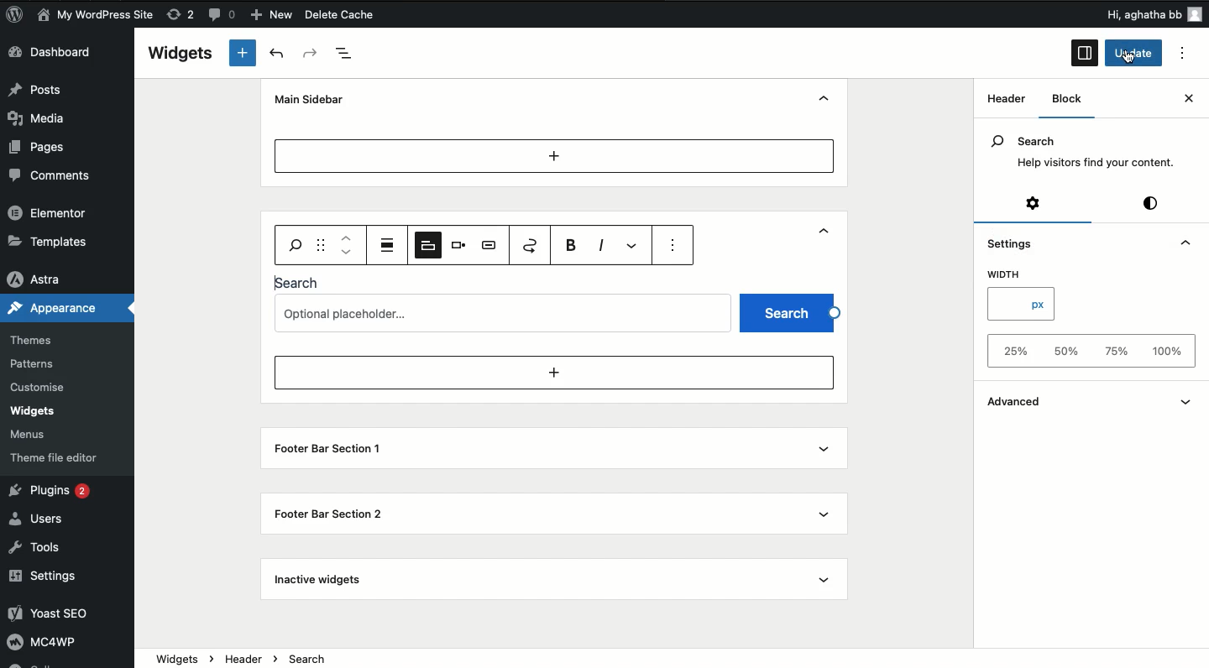  I want to click on More options, so click(635, 245).